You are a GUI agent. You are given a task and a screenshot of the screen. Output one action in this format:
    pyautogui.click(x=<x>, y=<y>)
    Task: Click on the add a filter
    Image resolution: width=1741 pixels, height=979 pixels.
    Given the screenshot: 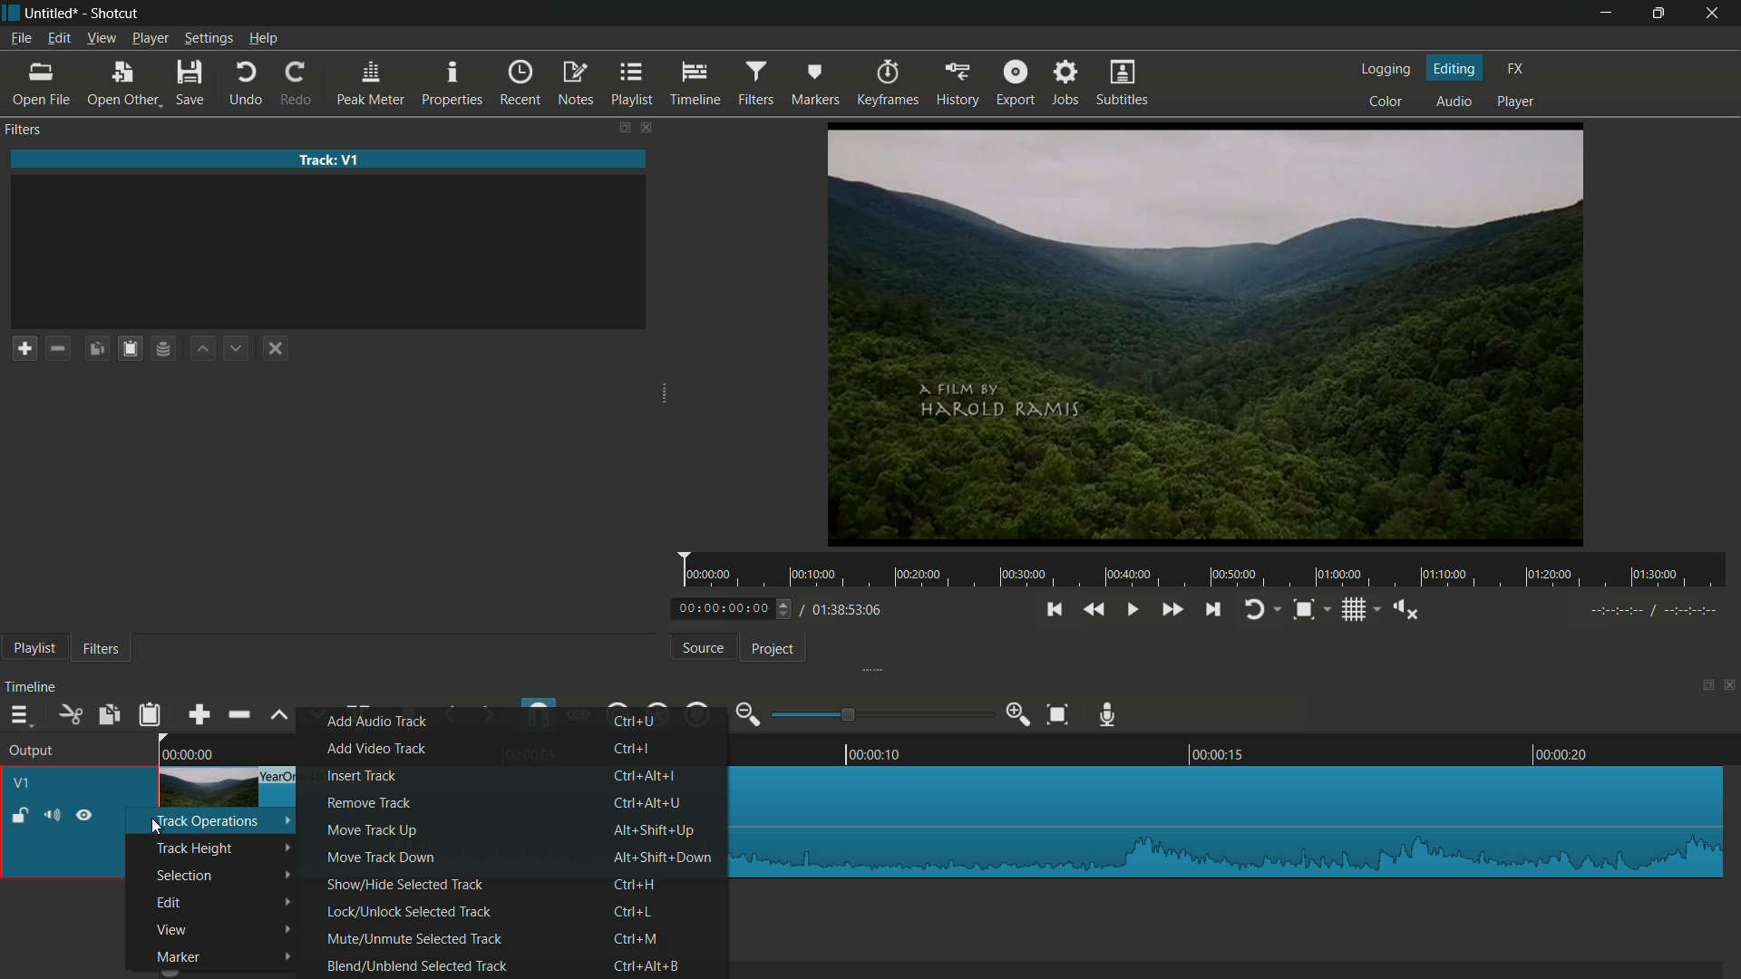 What is the action you would take?
    pyautogui.click(x=24, y=348)
    